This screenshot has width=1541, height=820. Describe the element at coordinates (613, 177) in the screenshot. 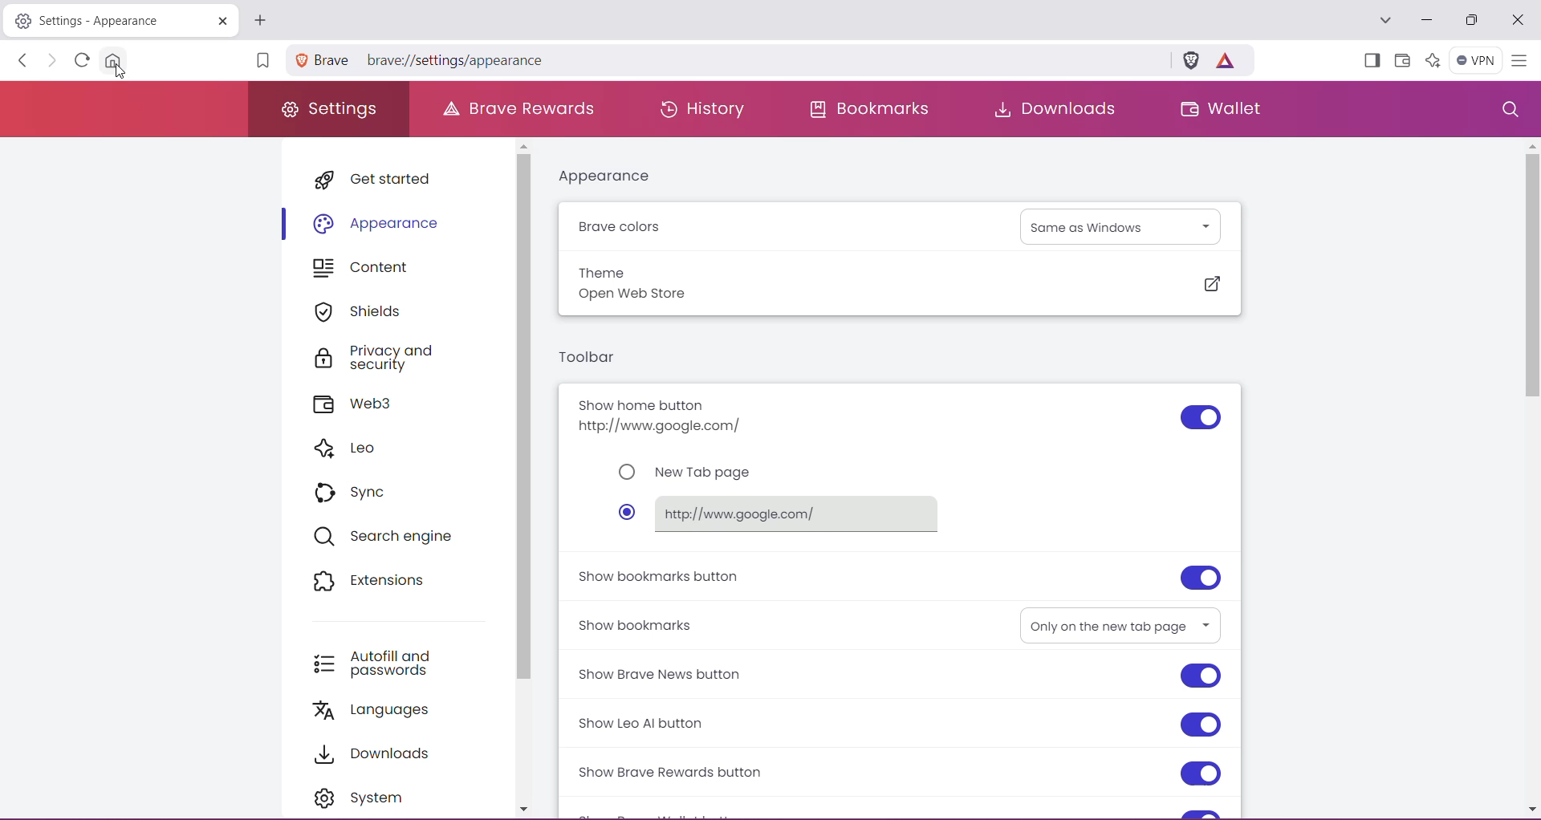

I see `Appearance` at that location.